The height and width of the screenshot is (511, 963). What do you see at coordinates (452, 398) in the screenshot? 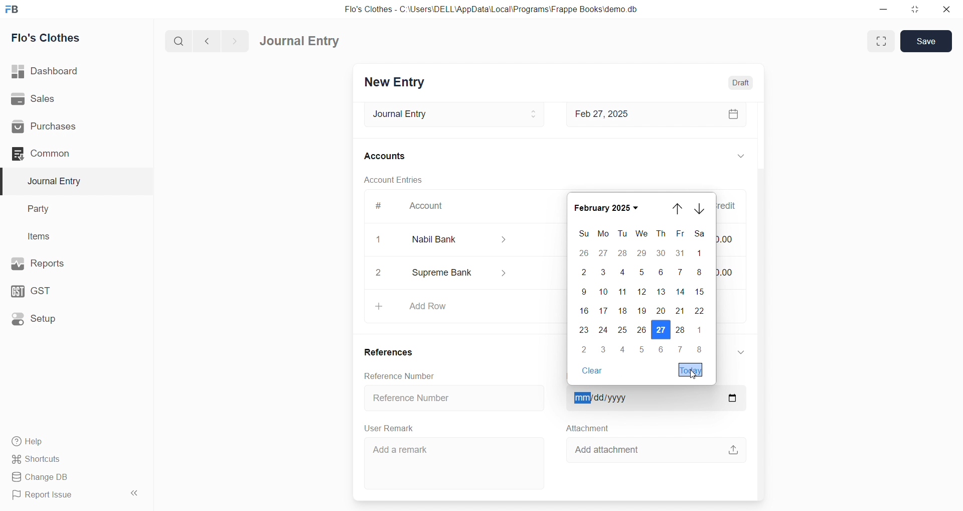
I see `Reference Number` at bounding box center [452, 398].